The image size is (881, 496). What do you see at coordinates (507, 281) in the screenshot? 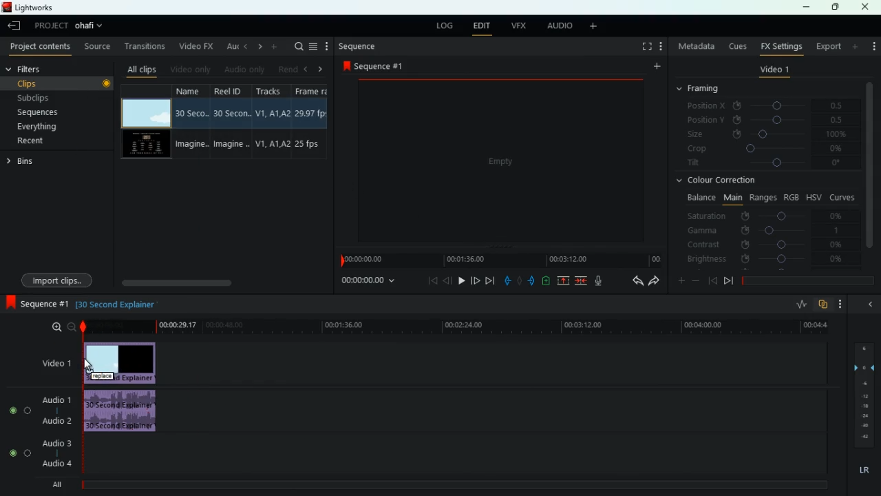
I see `pull` at bounding box center [507, 281].